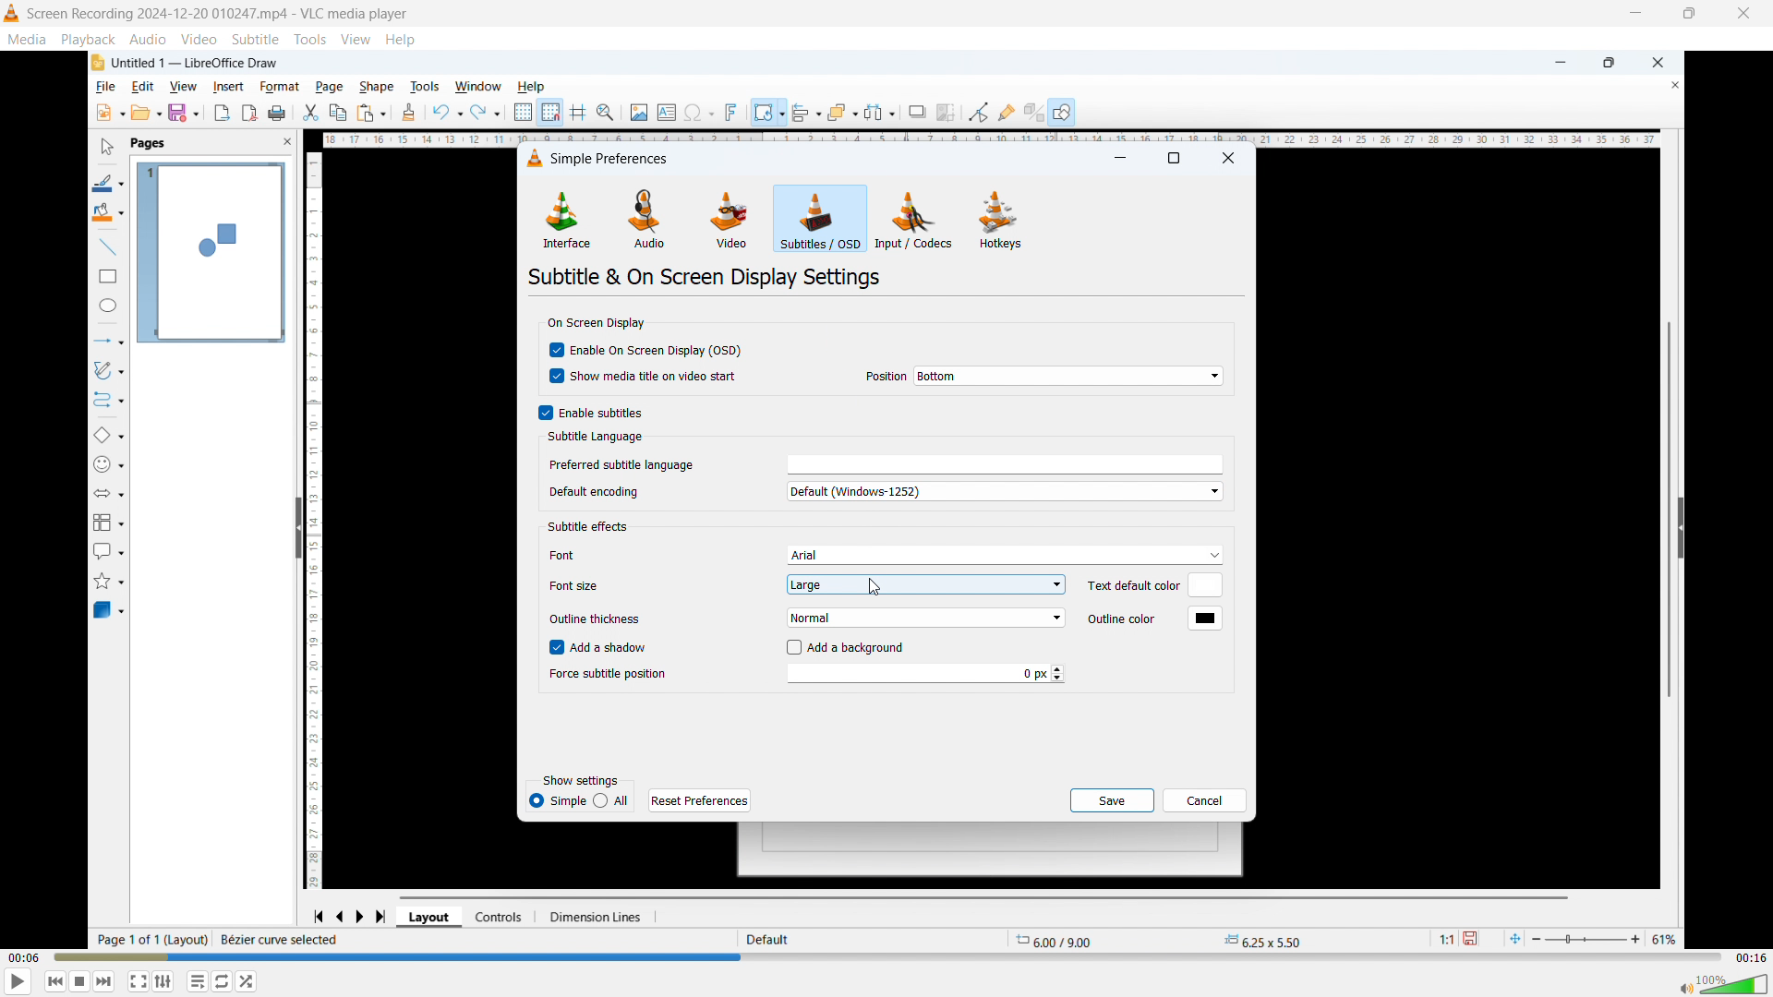 The image size is (1773, 997). What do you see at coordinates (645, 376) in the screenshot?
I see `show media title and video start ` at bounding box center [645, 376].